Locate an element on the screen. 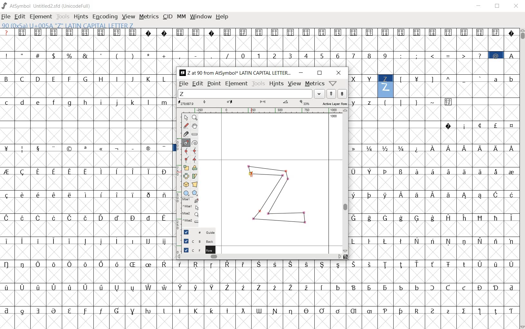 The width and height of the screenshot is (525, 329). perform a perspective transformation on the selection is located at coordinates (195, 184).